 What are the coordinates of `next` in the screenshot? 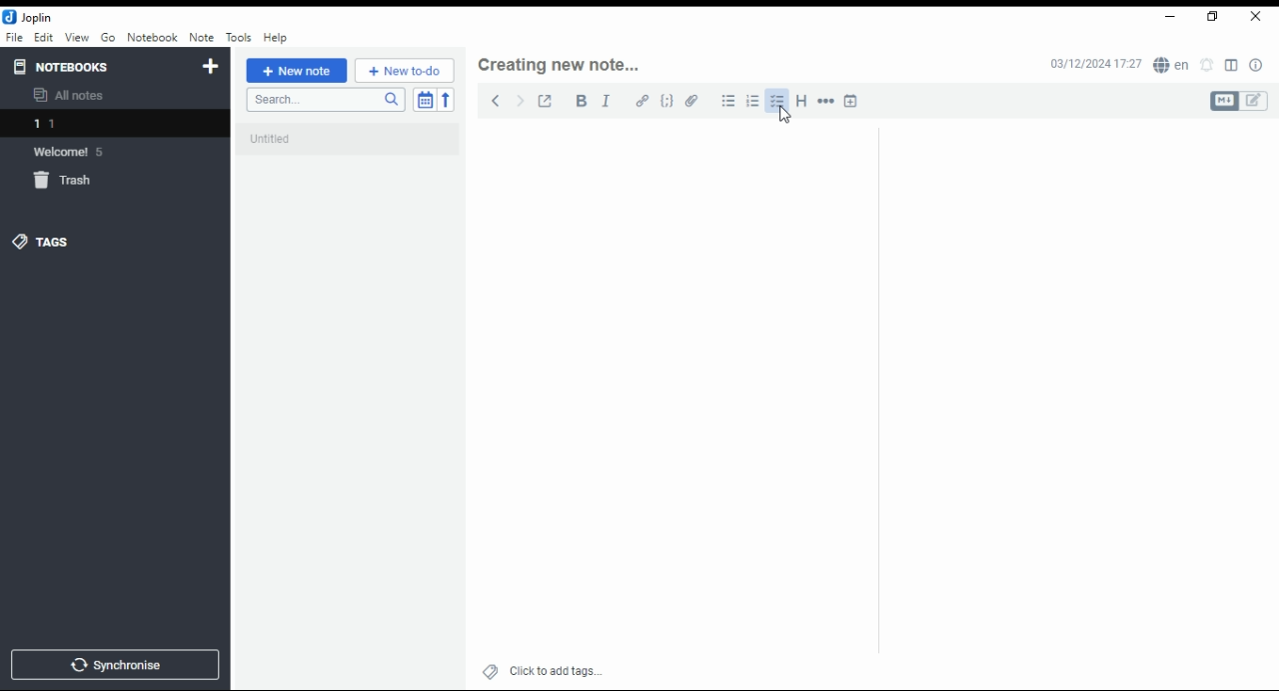 It's located at (520, 100).